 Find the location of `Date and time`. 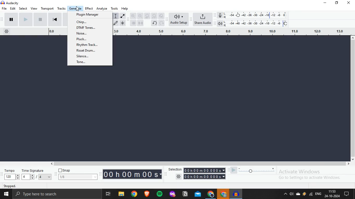

Date and time is located at coordinates (333, 194).